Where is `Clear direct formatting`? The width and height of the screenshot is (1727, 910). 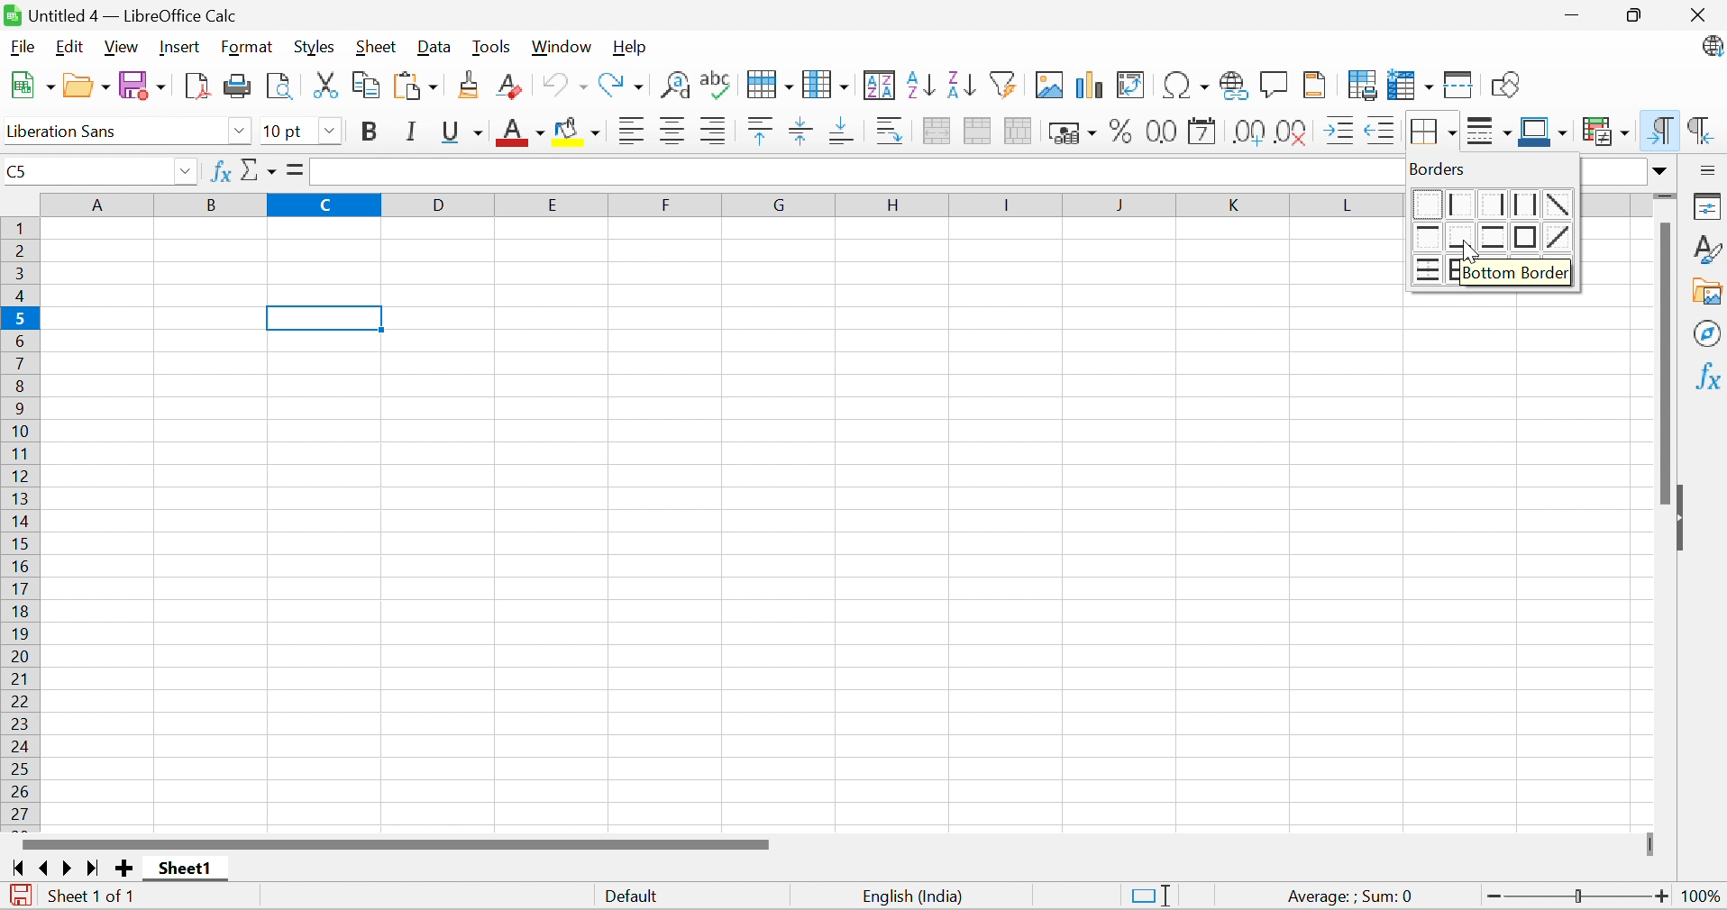 Clear direct formatting is located at coordinates (508, 87).